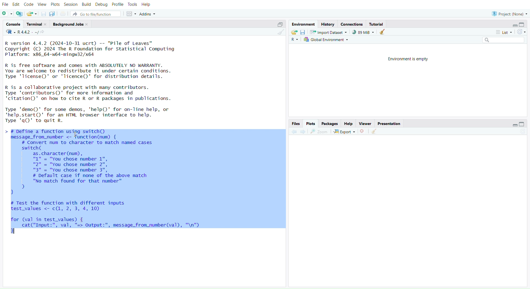 The height and width of the screenshot is (289, 530). Describe the element at coordinates (504, 32) in the screenshot. I see `List` at that location.